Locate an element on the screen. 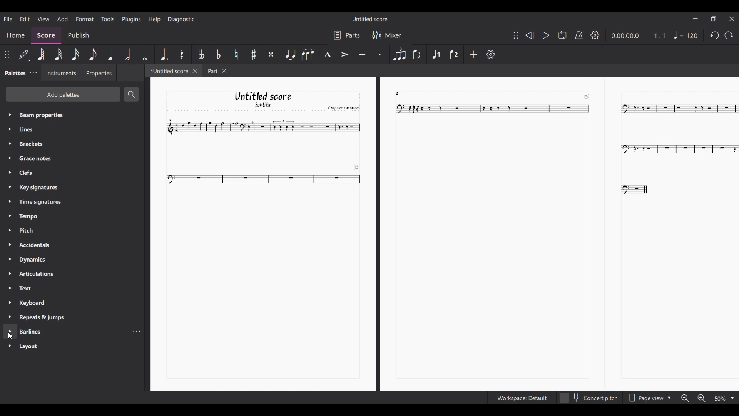 This screenshot has height=416, width=739. Rest is located at coordinates (182, 54).